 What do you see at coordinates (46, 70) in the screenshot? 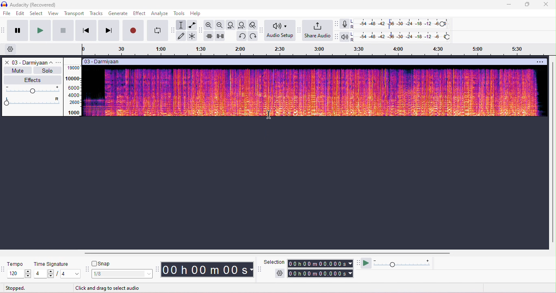
I see `solo` at bounding box center [46, 70].